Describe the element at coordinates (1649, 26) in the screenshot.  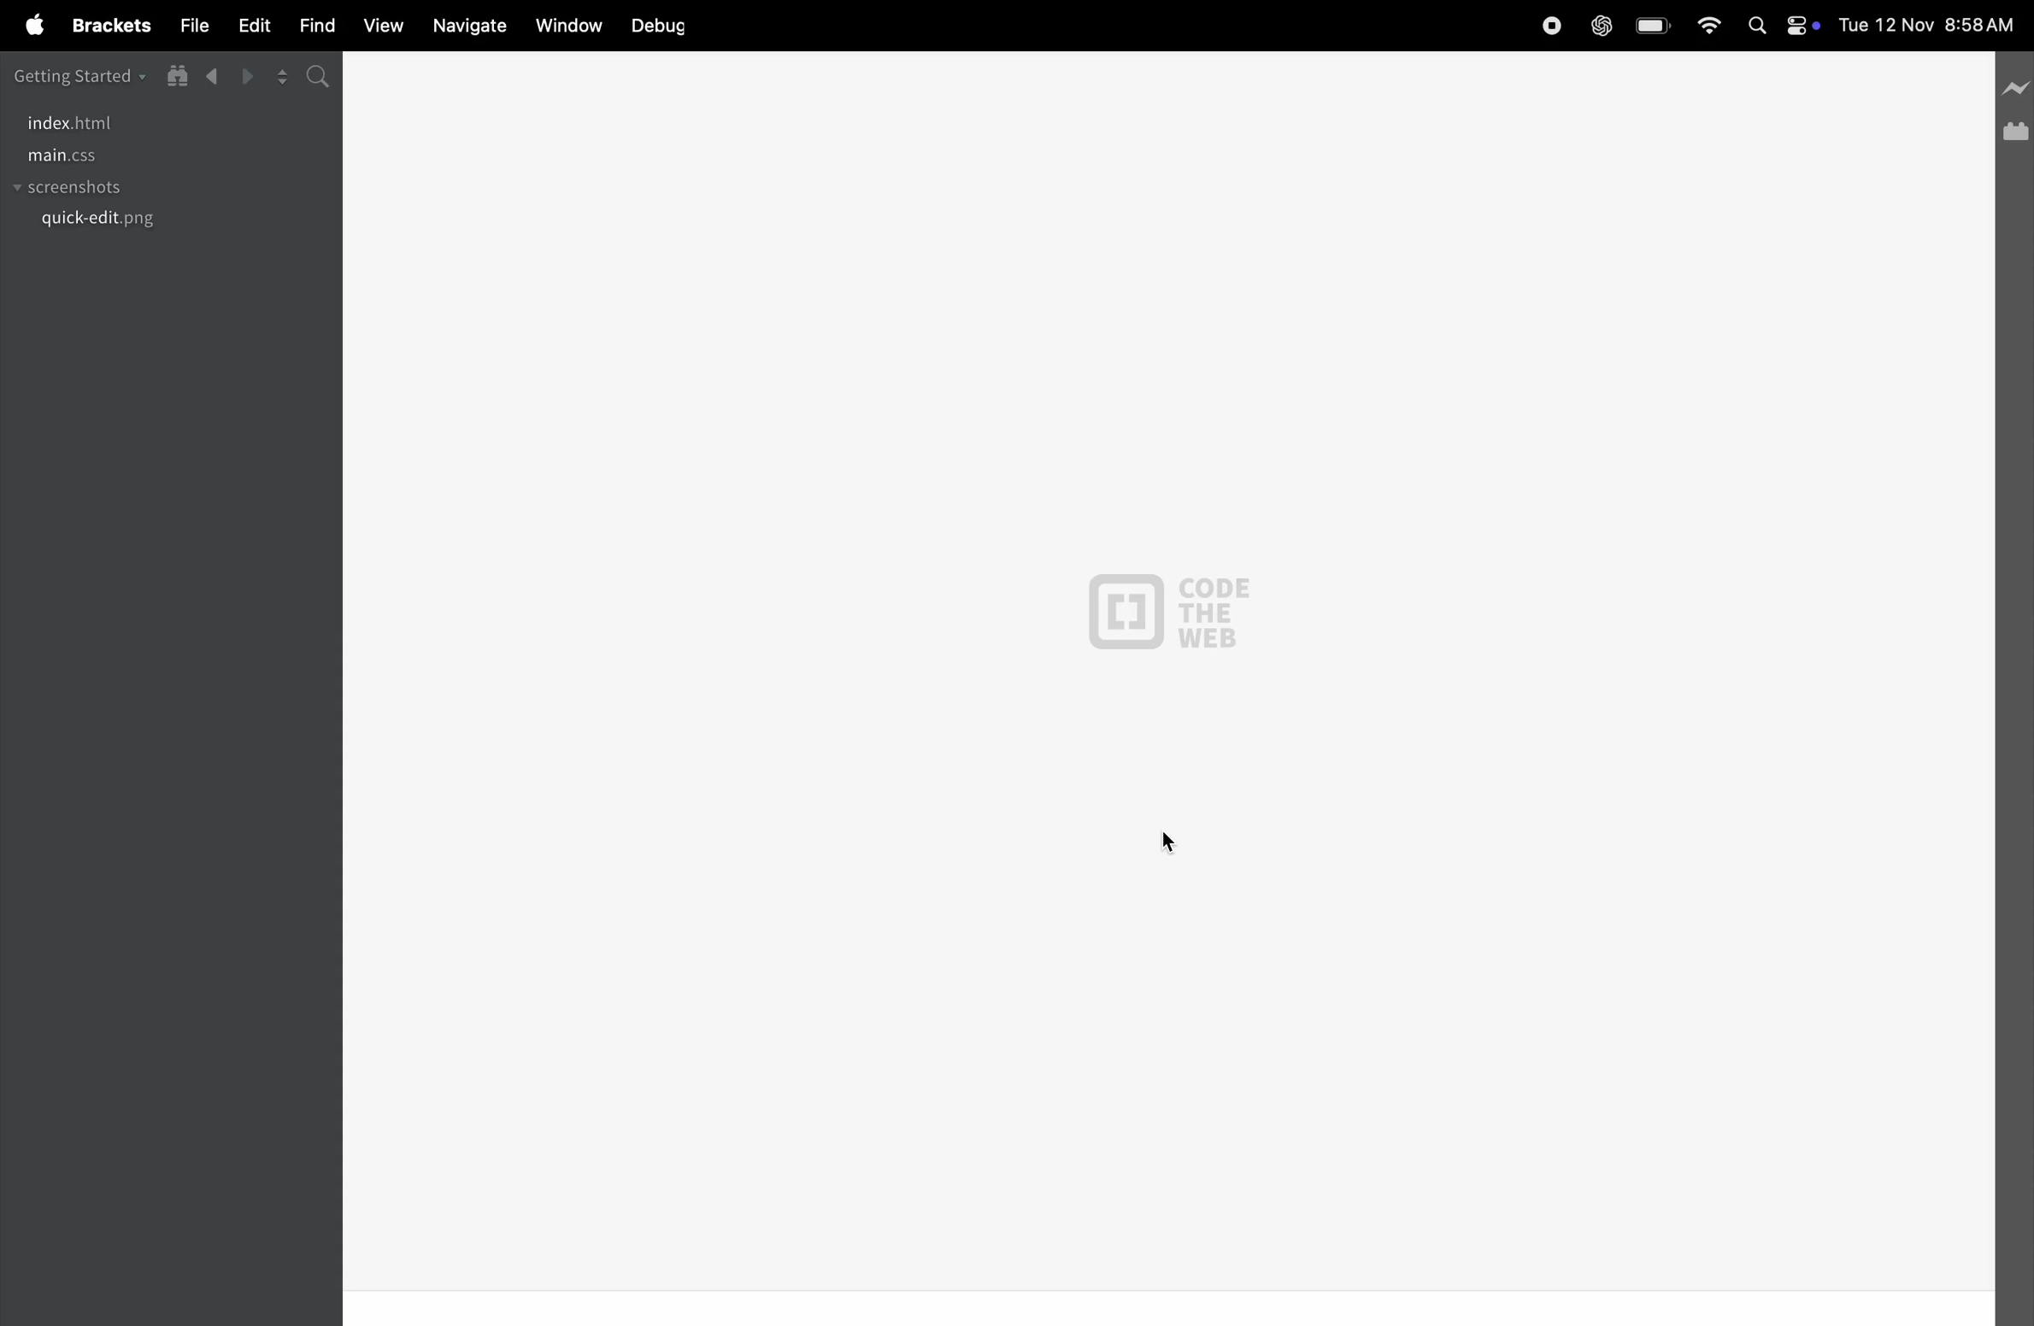
I see `battery` at that location.